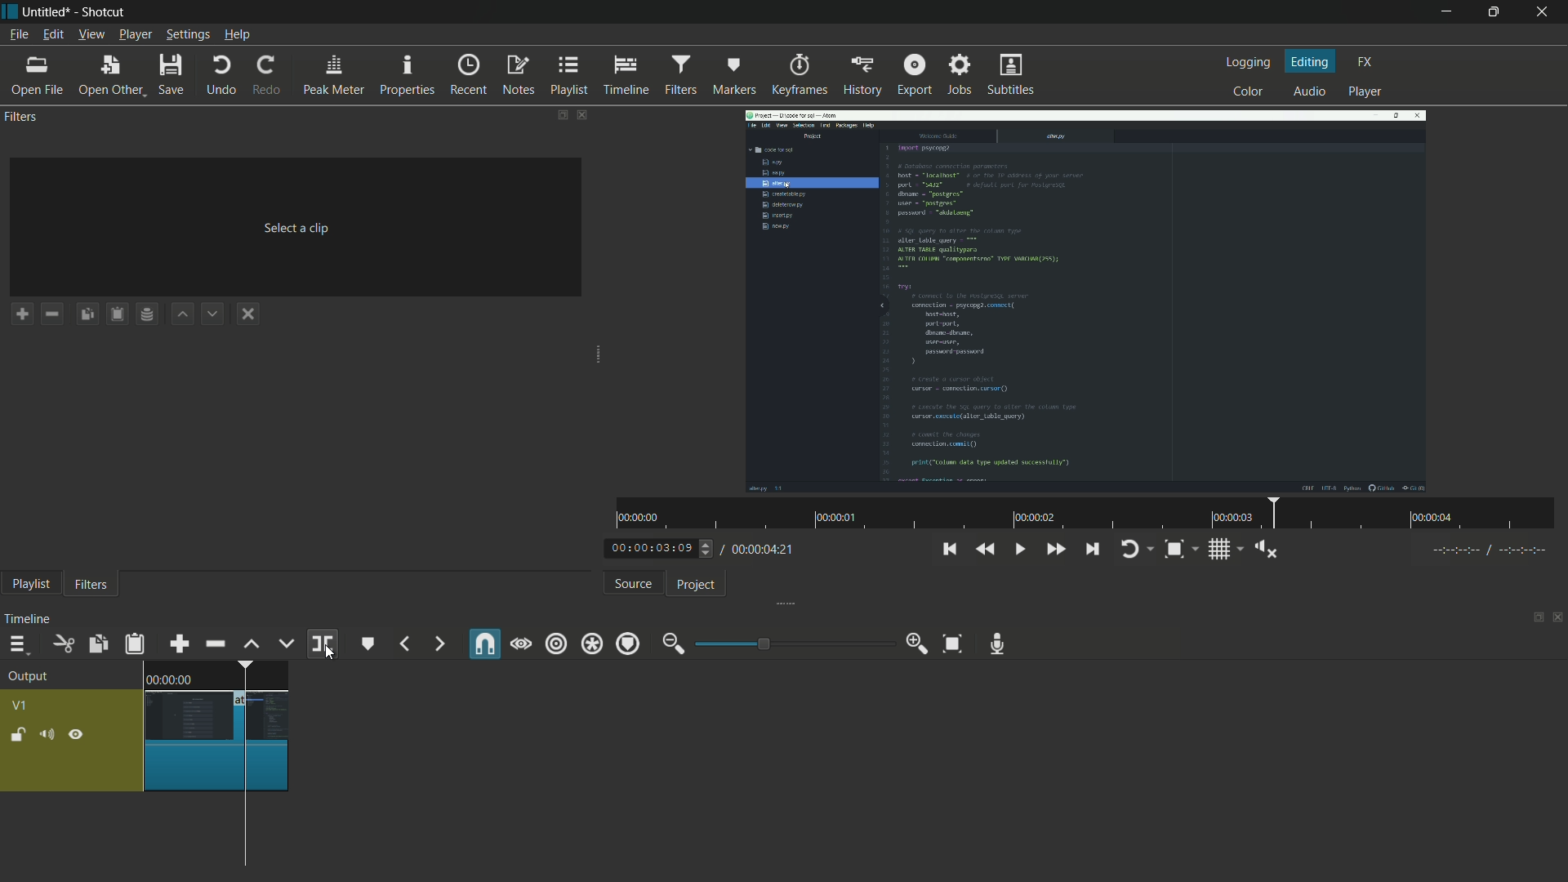  Describe the element at coordinates (47, 735) in the screenshot. I see `mute` at that location.